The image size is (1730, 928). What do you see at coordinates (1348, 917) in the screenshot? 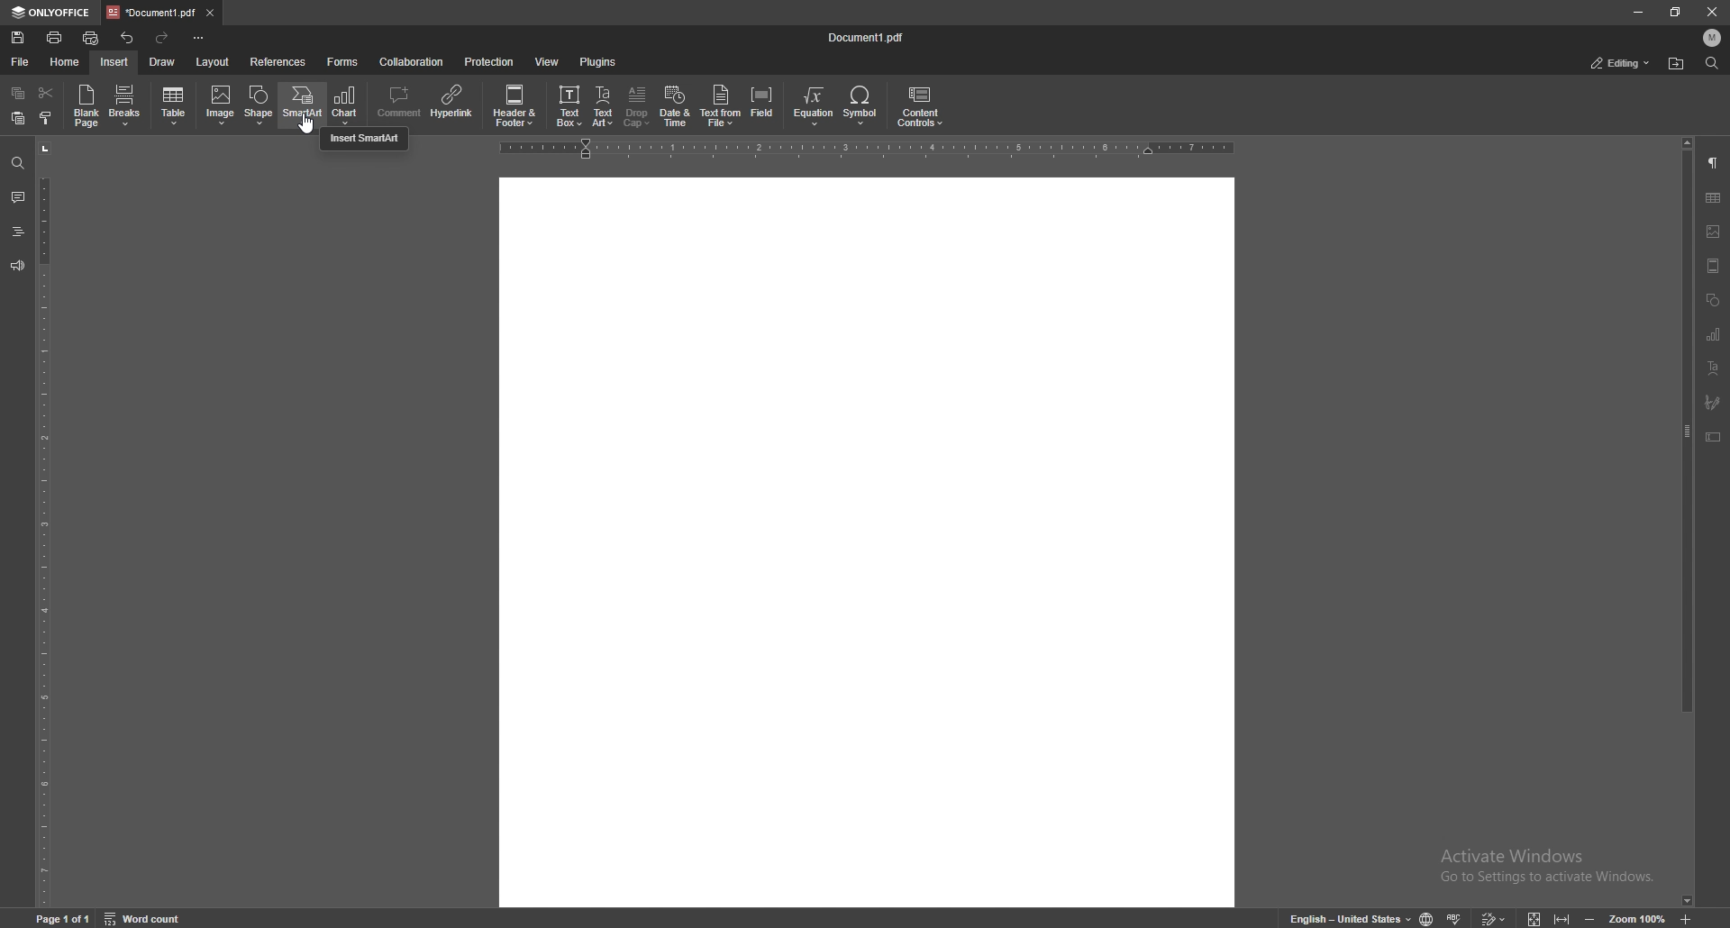
I see `change text language` at bounding box center [1348, 917].